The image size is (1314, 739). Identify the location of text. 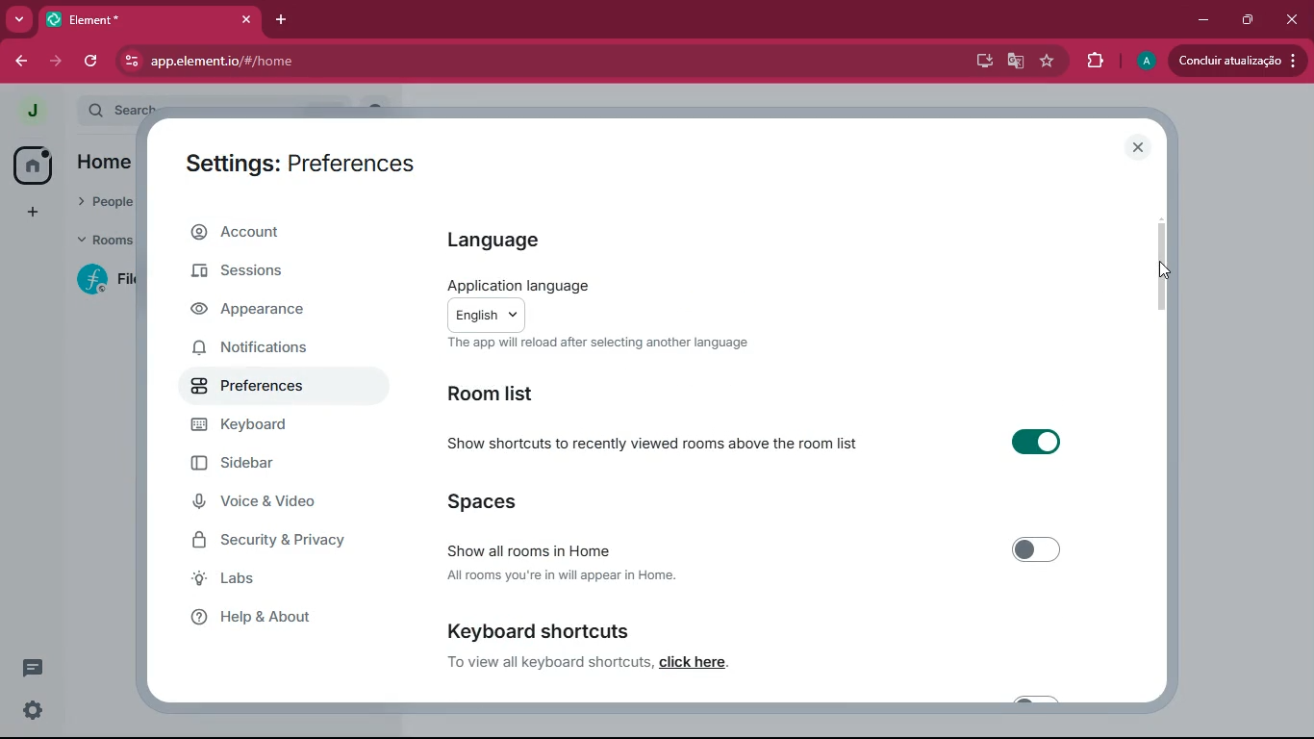
(566, 574).